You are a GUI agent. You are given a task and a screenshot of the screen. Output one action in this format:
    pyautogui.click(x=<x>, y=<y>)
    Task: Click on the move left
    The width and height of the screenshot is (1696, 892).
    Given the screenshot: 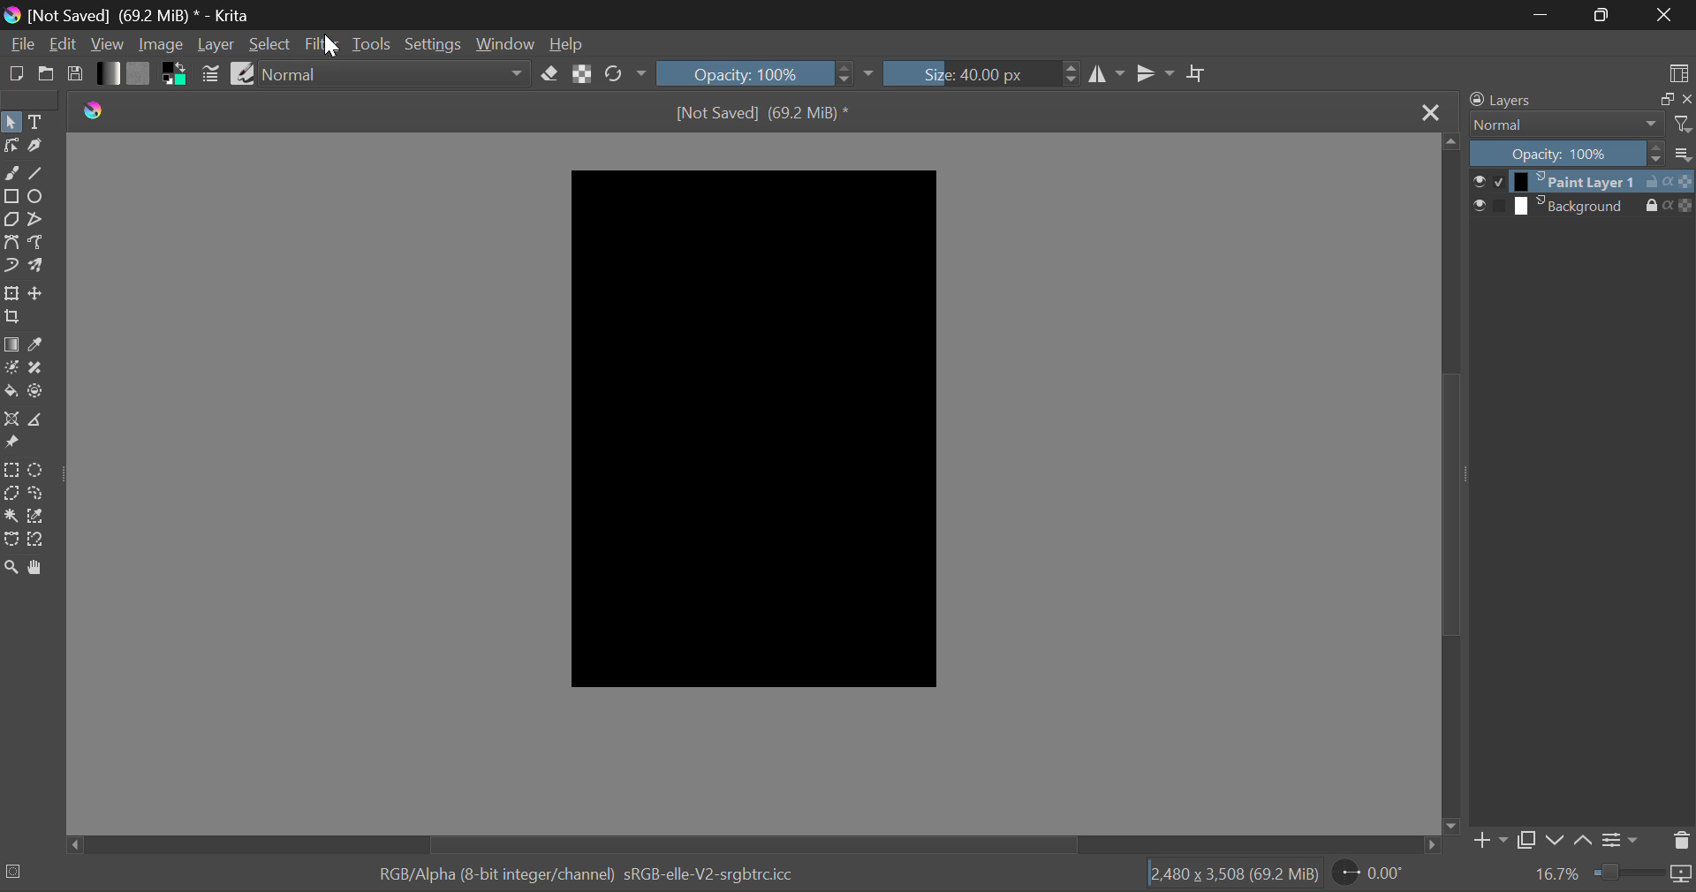 What is the action you would take?
    pyautogui.click(x=71, y=843)
    